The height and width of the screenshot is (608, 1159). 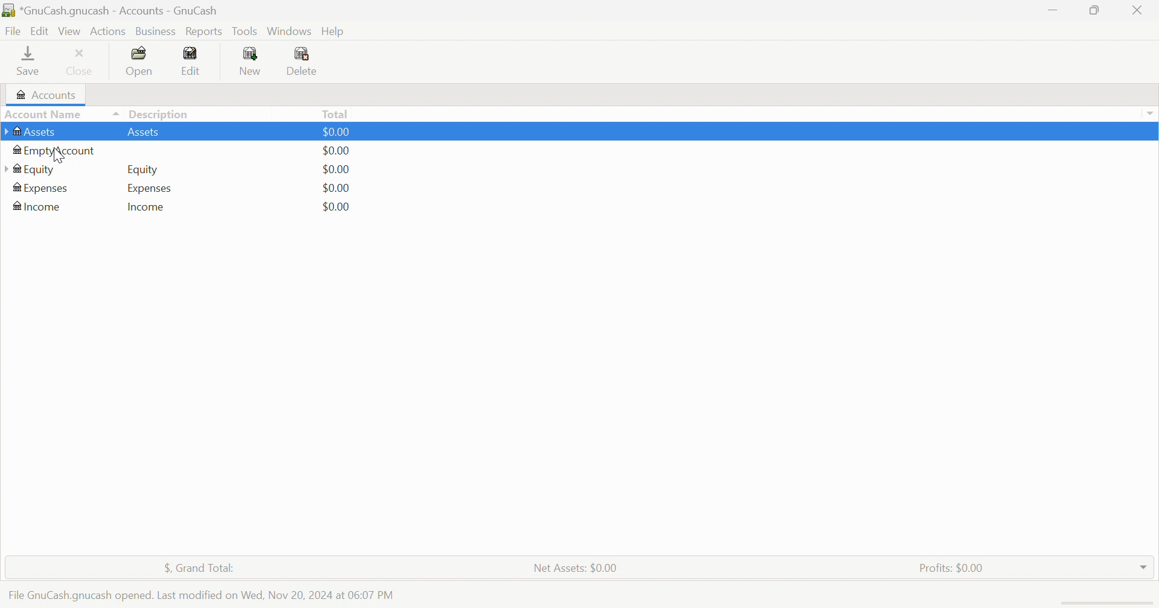 What do you see at coordinates (337, 151) in the screenshot?
I see `$0.00` at bounding box center [337, 151].